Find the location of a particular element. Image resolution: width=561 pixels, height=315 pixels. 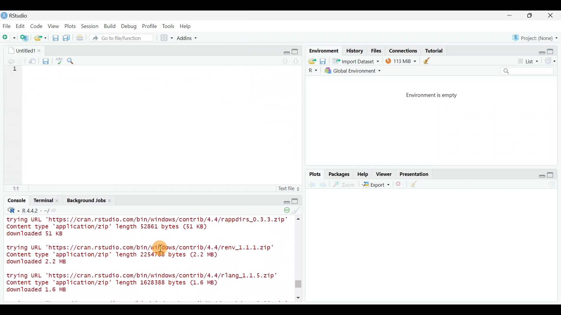

Plots is located at coordinates (70, 25).